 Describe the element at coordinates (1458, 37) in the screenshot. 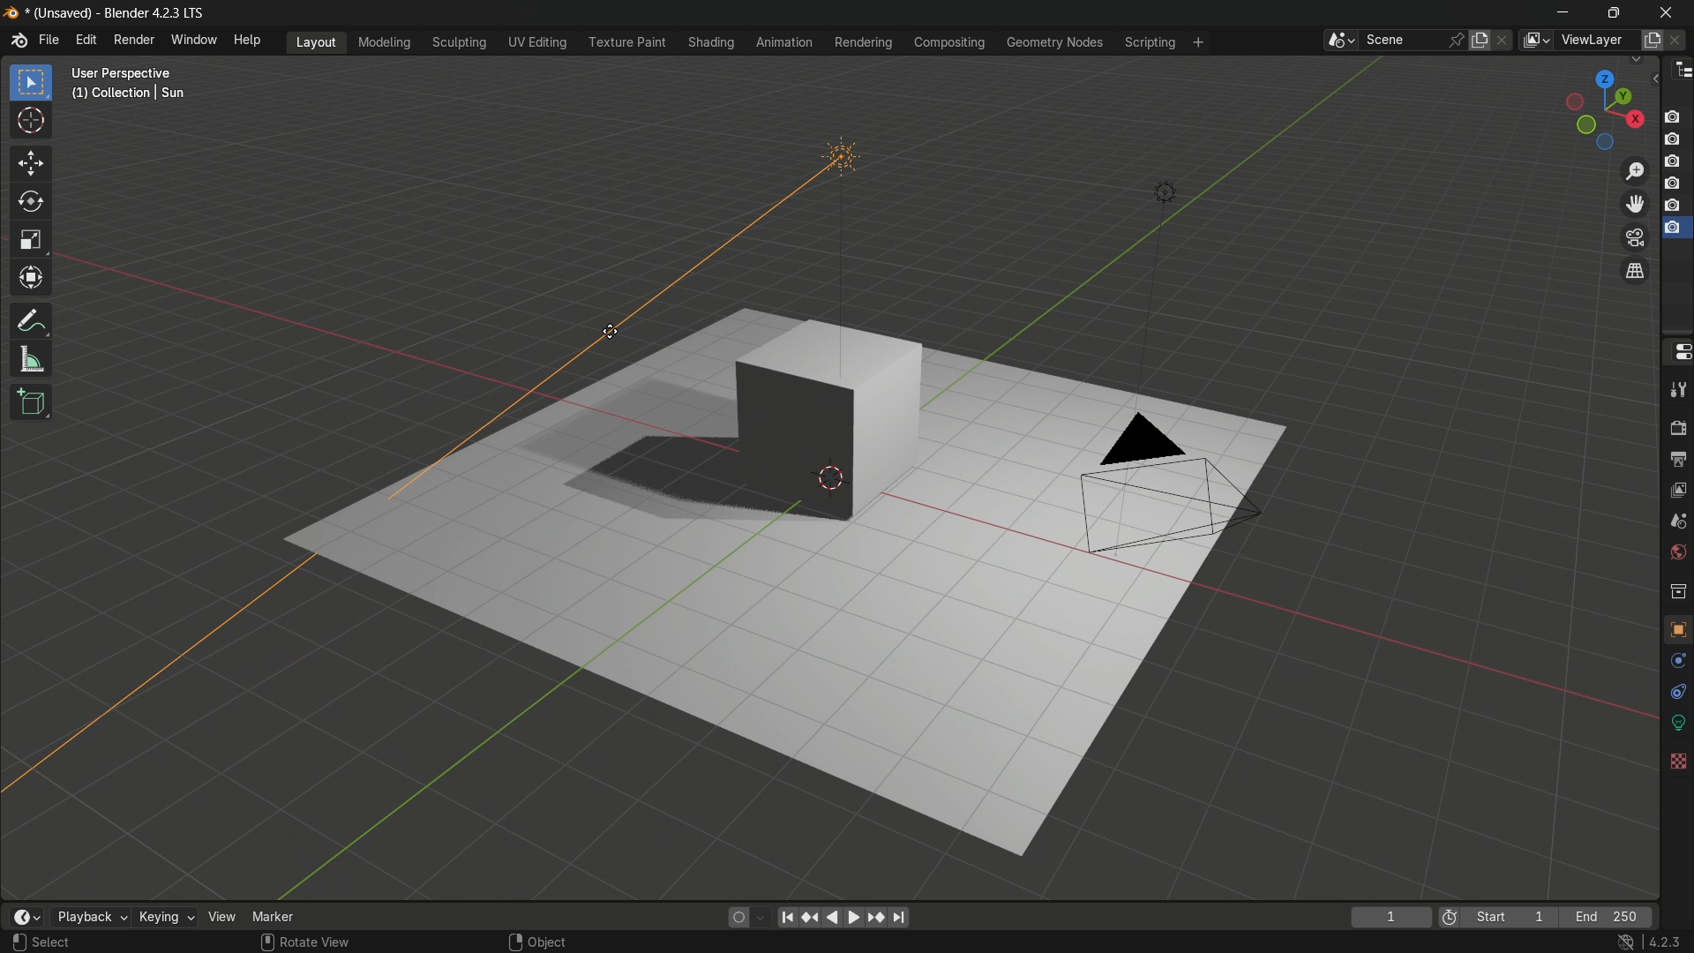

I see `pin scene to workplace` at that location.